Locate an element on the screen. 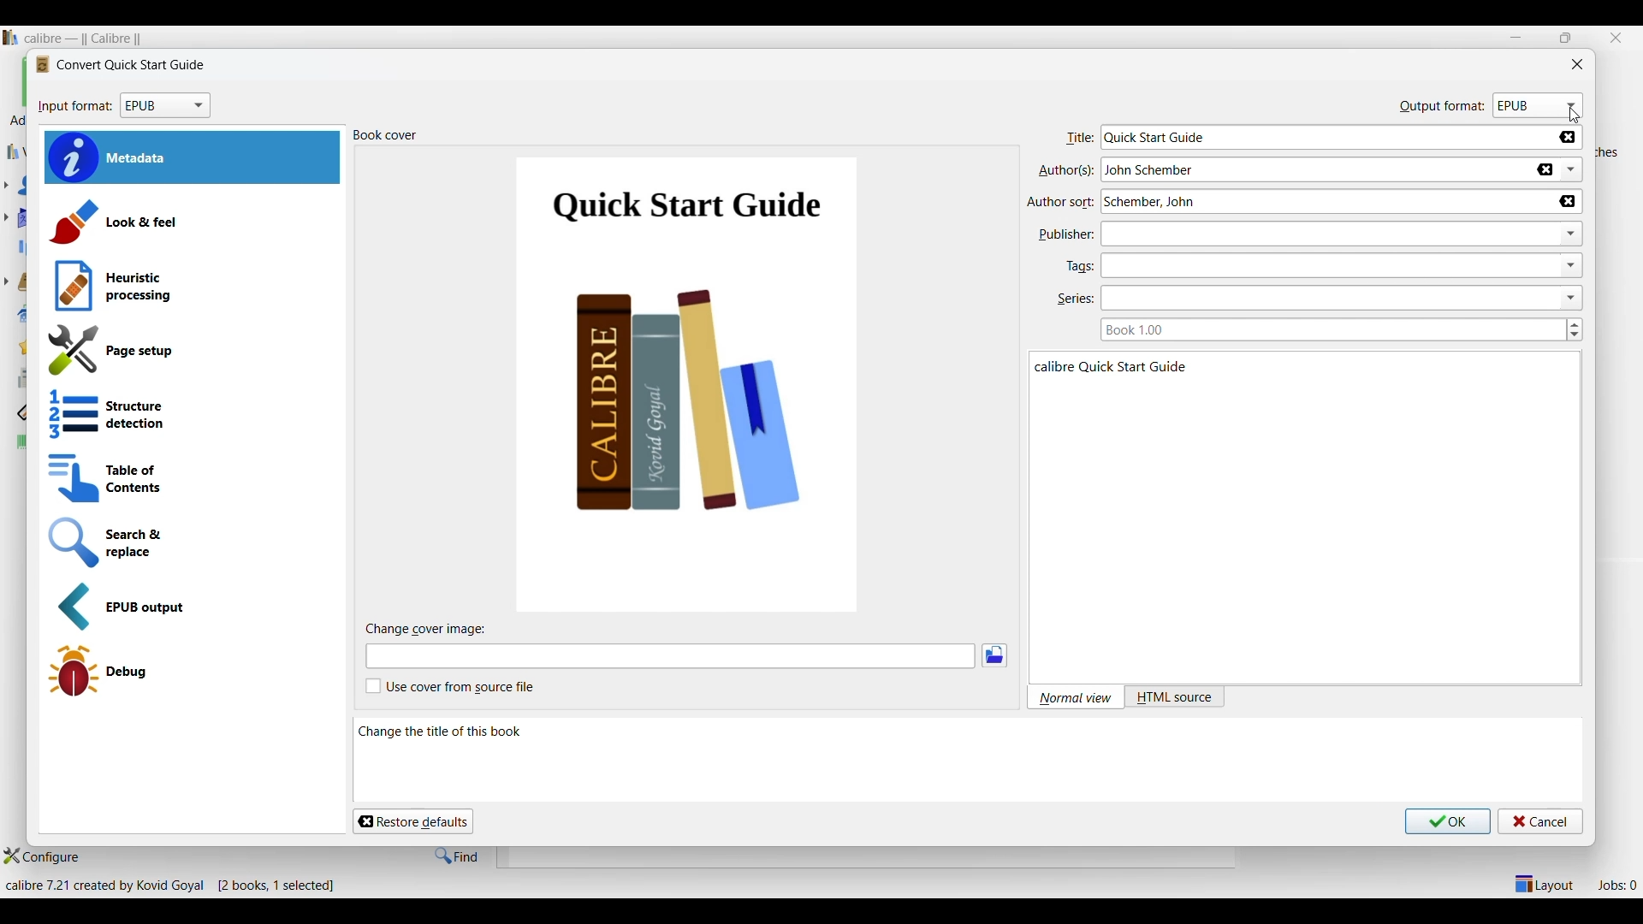 The height and width of the screenshot is (924, 1643). input format is located at coordinates (74, 109).